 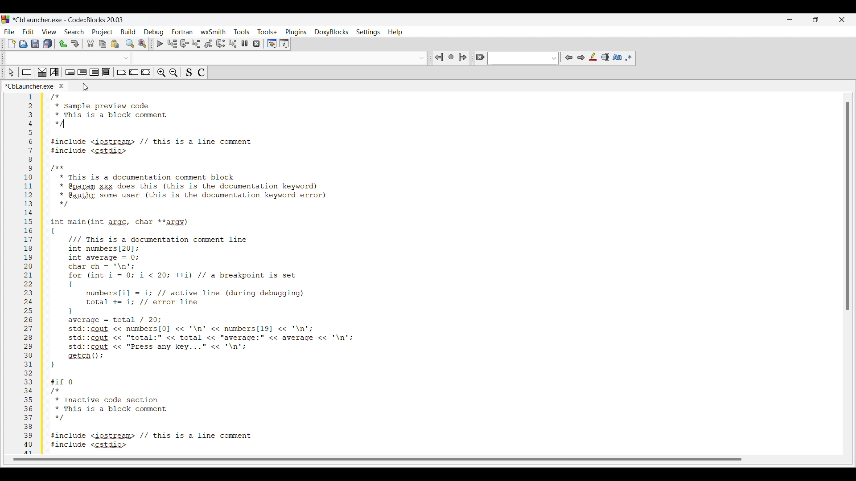 What do you see at coordinates (172, 44) in the screenshot?
I see `Run to cursor` at bounding box center [172, 44].